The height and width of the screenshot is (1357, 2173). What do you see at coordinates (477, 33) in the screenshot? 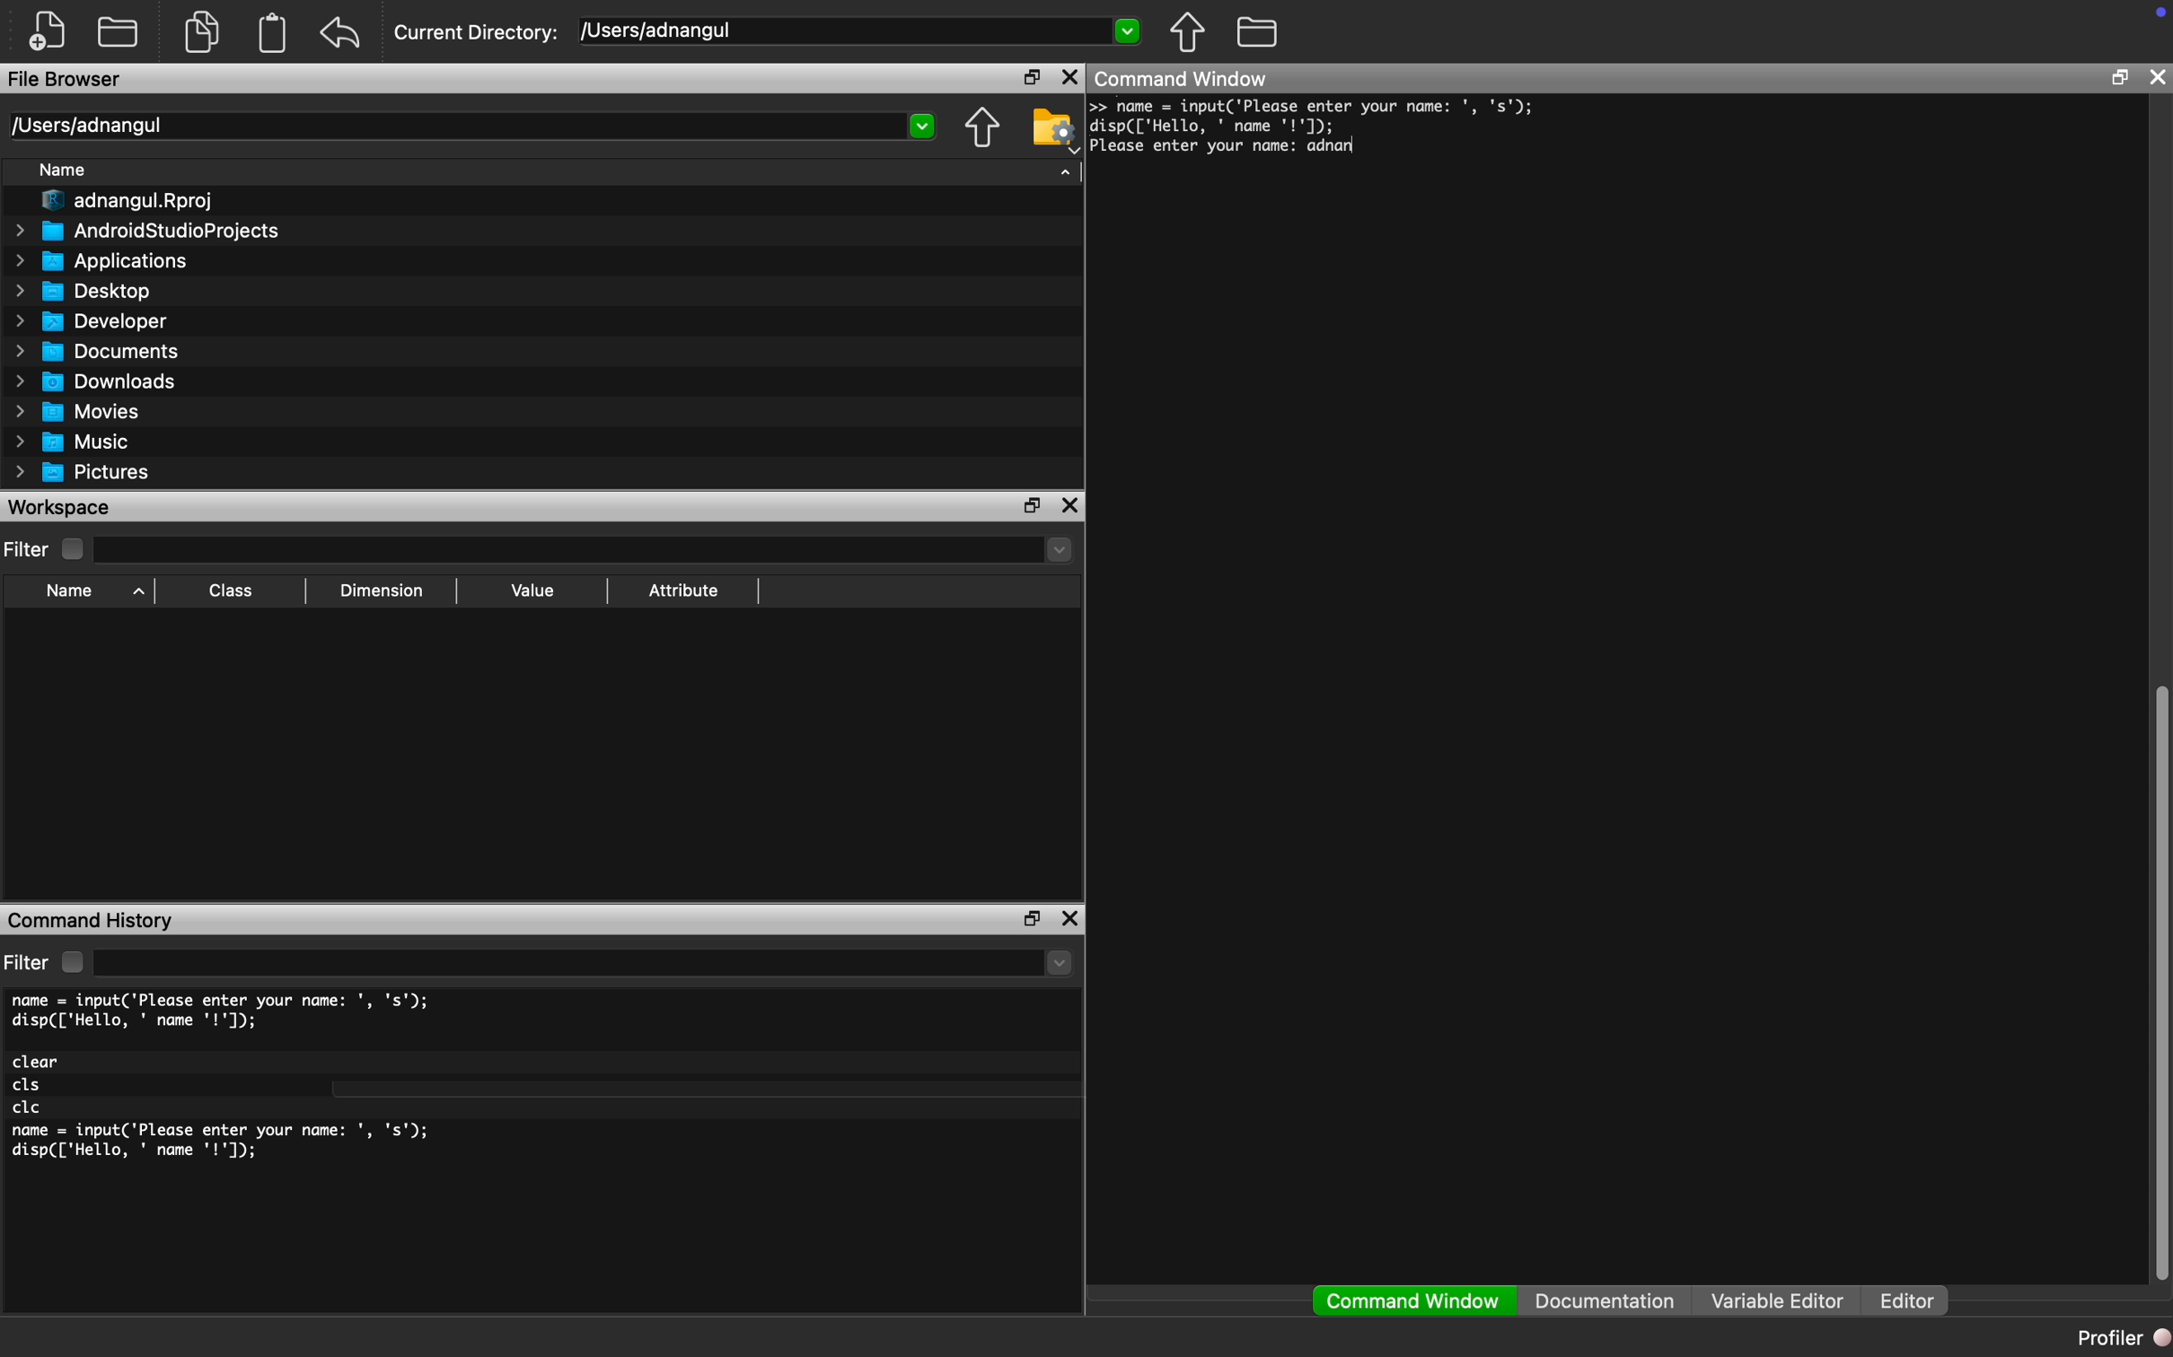
I see `Current Directory: ` at bounding box center [477, 33].